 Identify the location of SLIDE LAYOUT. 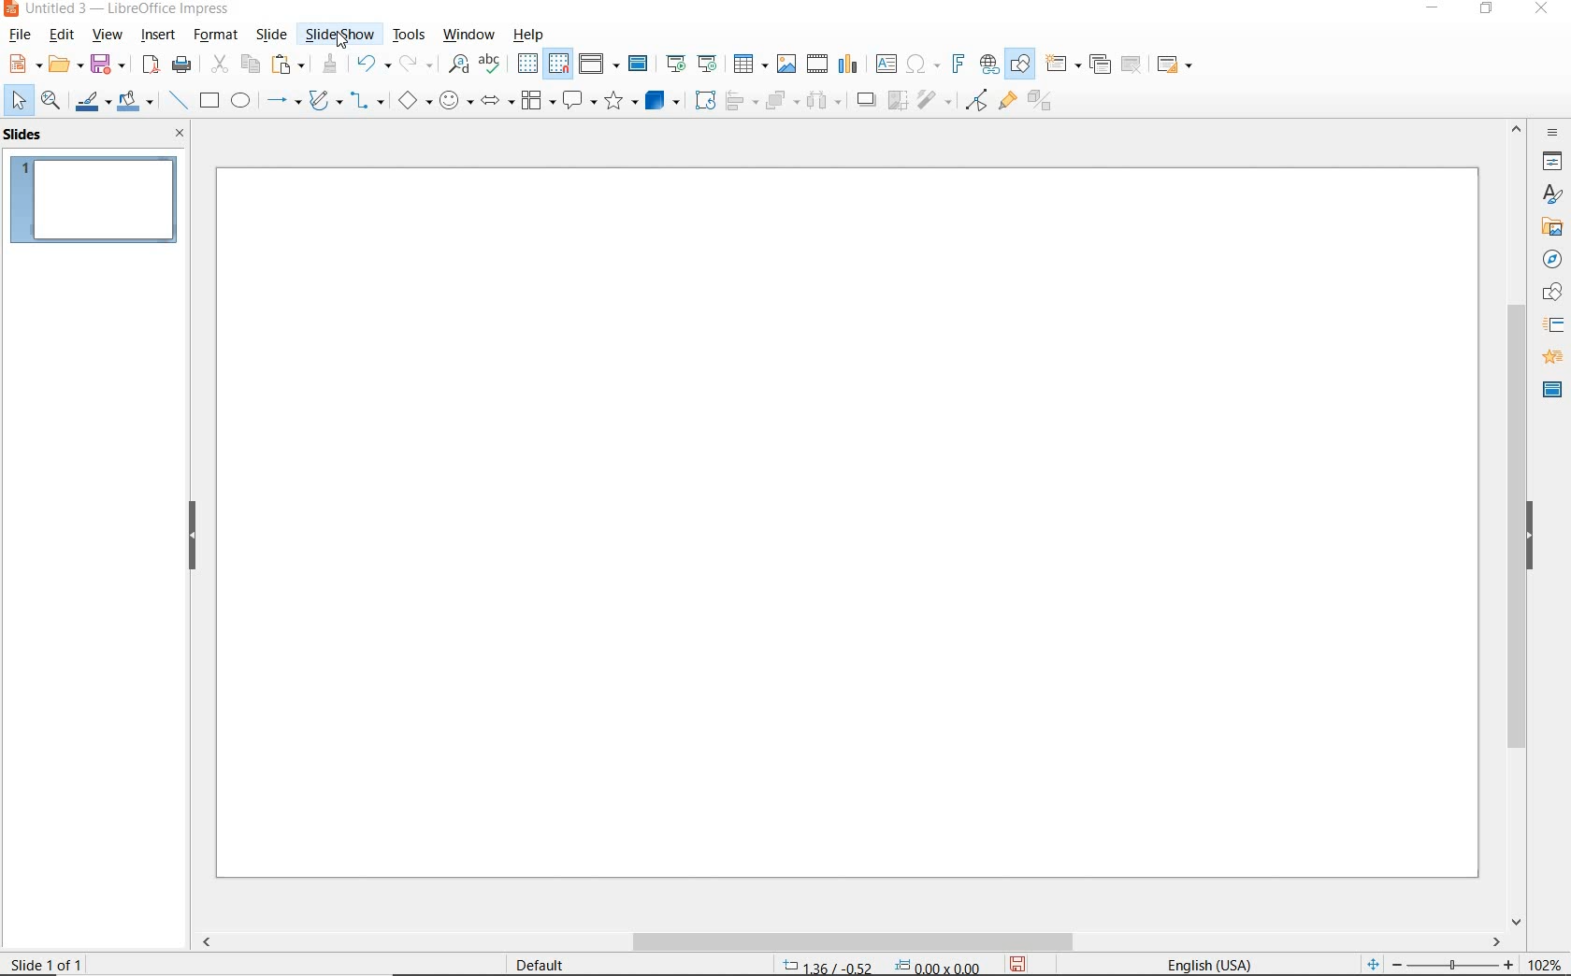
(1174, 64).